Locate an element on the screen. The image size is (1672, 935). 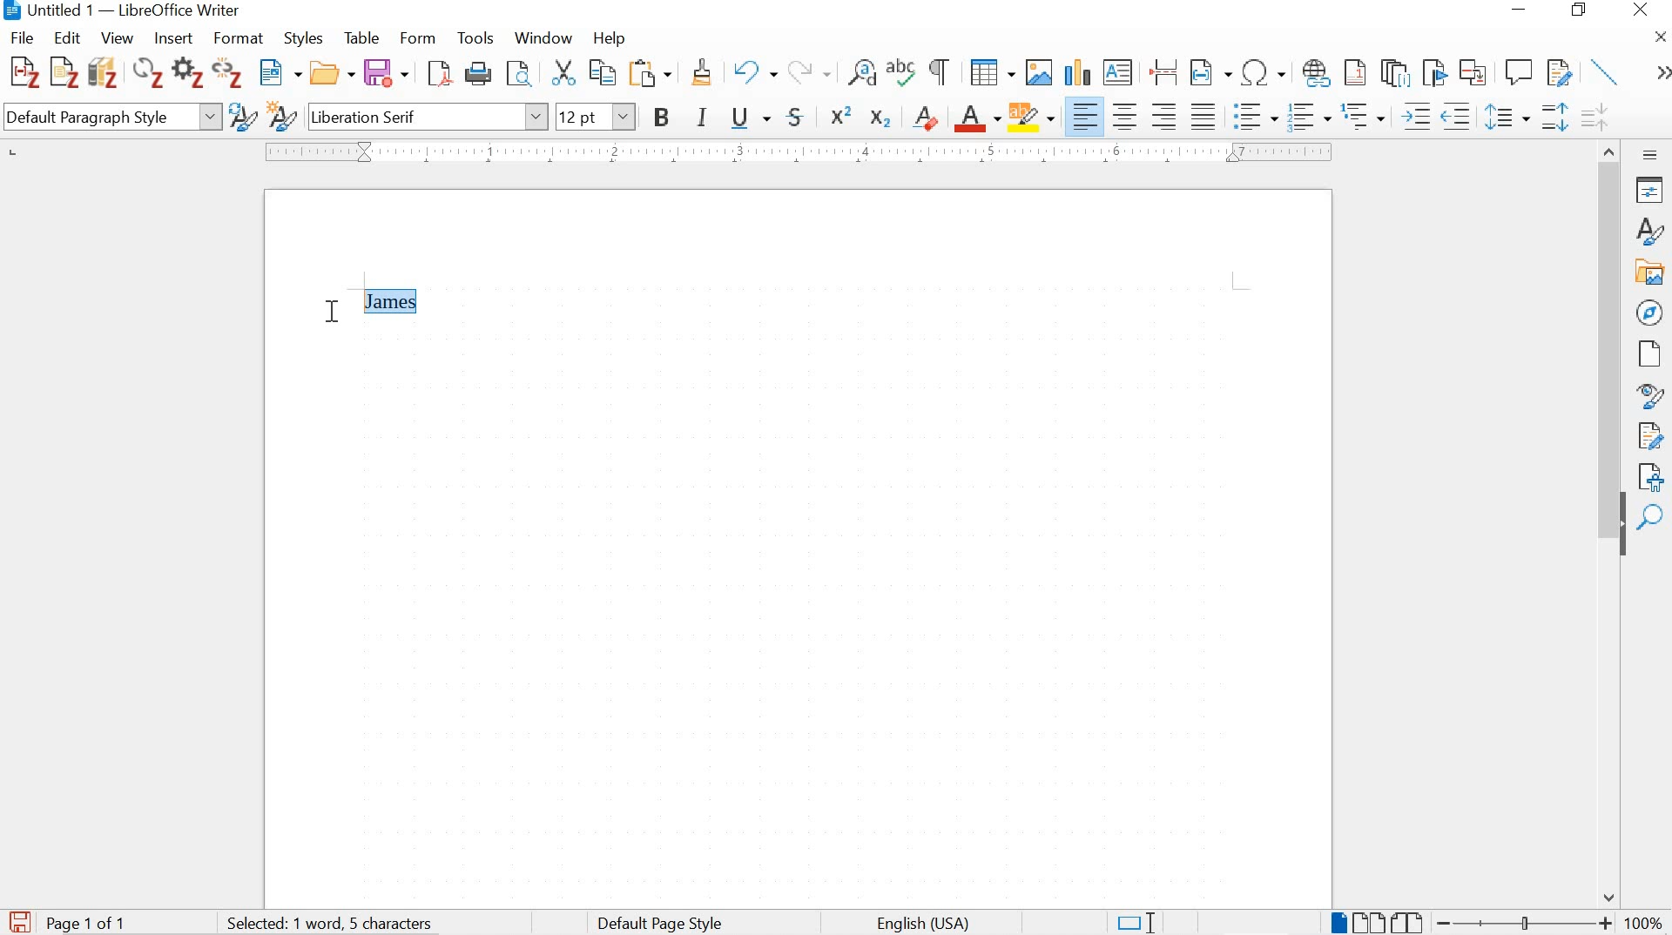
font size is located at coordinates (597, 116).